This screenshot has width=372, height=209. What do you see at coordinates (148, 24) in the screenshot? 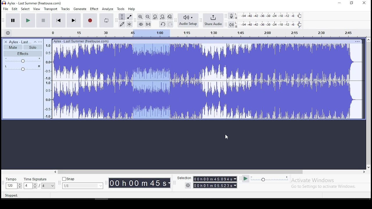
I see `silence audio signal` at bounding box center [148, 24].